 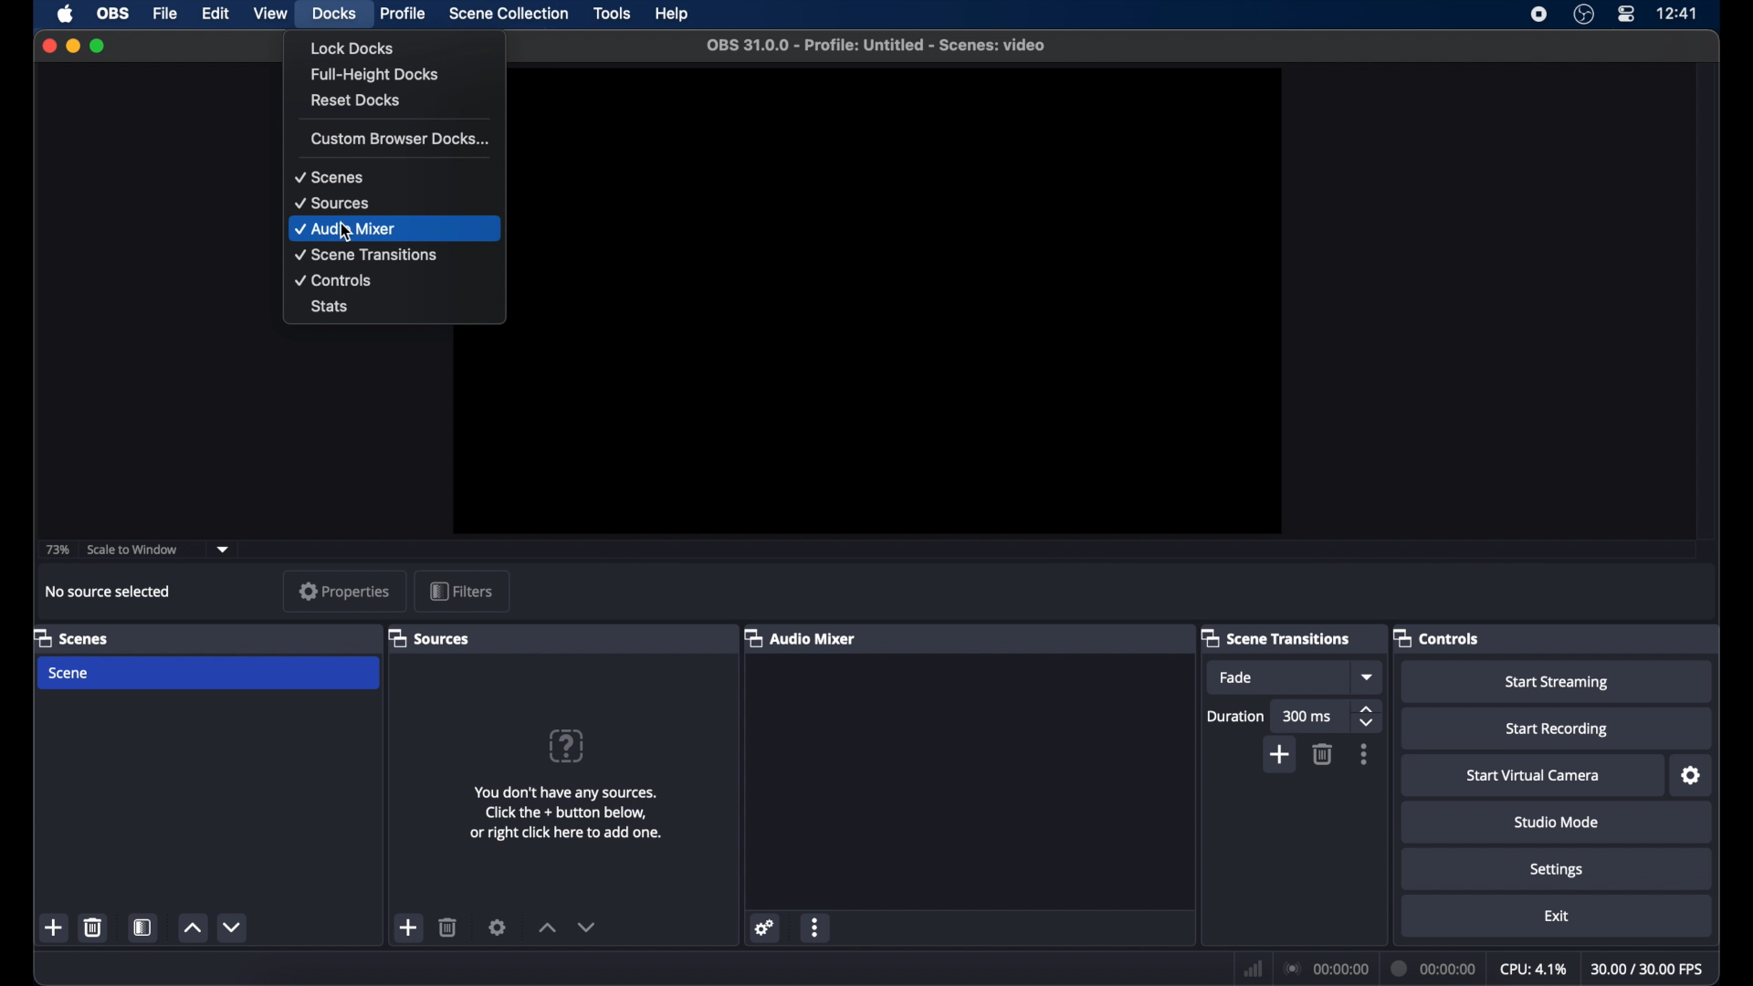 What do you see at coordinates (763, 927) in the screenshot?
I see `settings` at bounding box center [763, 927].